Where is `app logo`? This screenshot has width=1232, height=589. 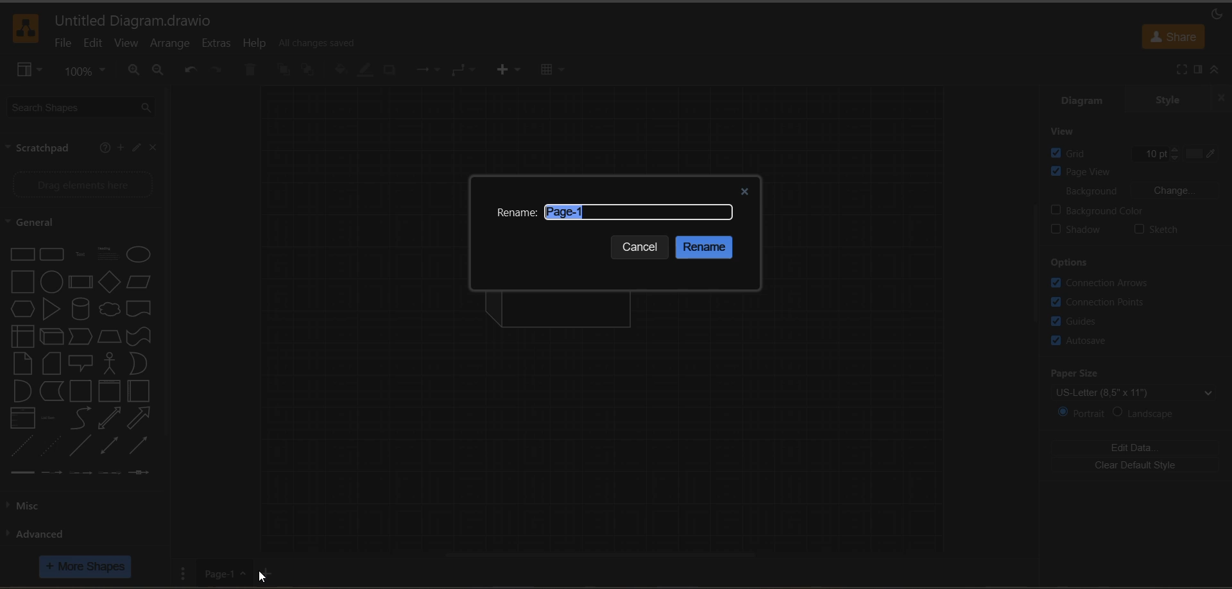
app logo is located at coordinates (27, 28).